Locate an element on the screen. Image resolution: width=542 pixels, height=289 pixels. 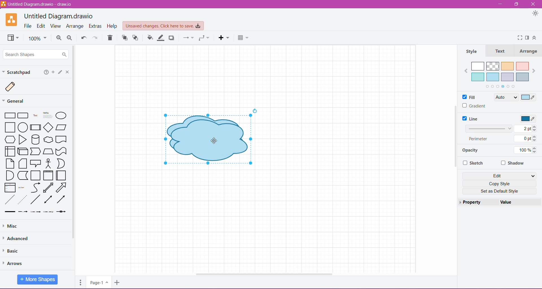
Cursor is located at coordinates (216, 140).